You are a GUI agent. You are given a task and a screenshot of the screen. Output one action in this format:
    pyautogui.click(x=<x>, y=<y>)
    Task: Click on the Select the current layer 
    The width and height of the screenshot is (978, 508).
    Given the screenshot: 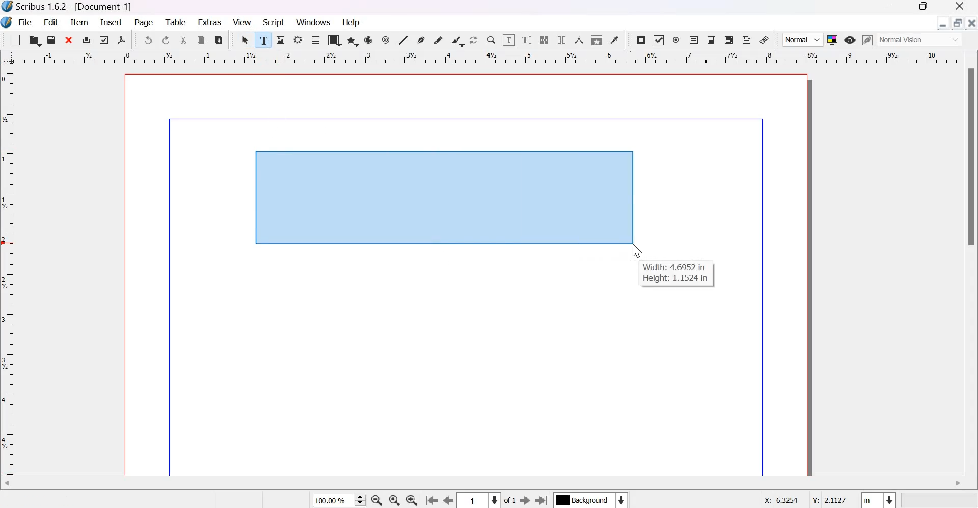 What is the action you would take?
    pyautogui.click(x=590, y=500)
    